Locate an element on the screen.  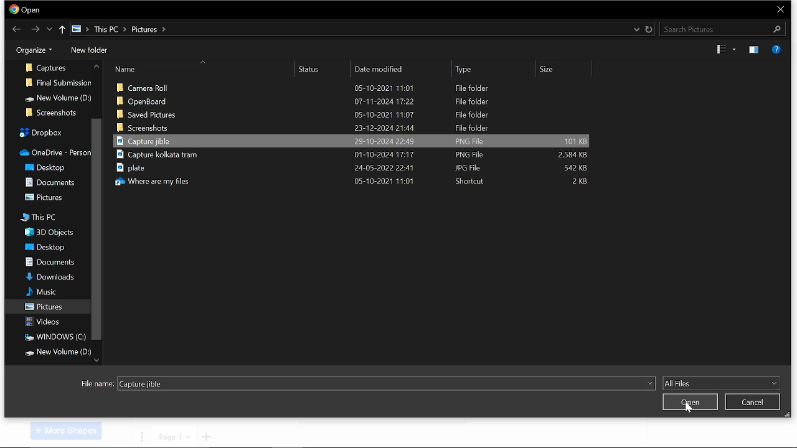
folders is located at coordinates (49, 263).